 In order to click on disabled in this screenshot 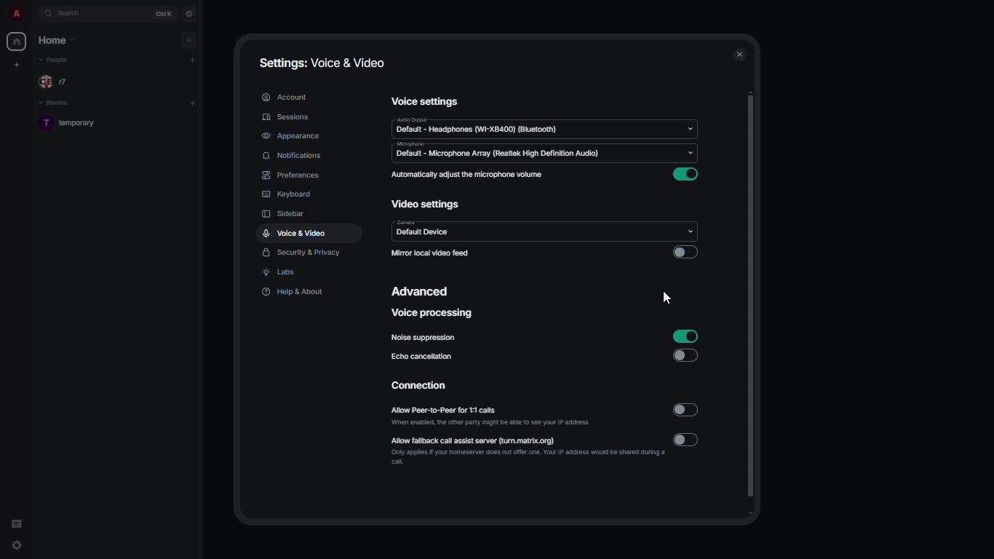, I will do `click(685, 356)`.